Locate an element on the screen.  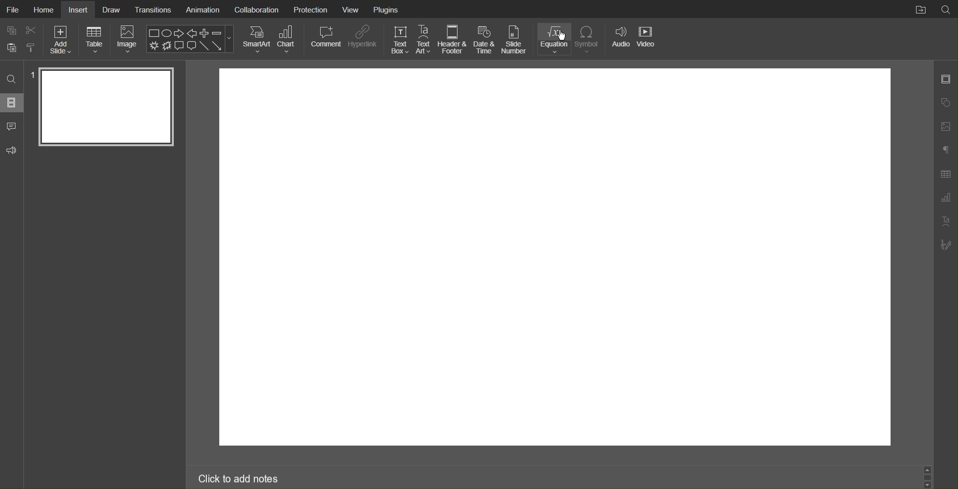
Text Box is located at coordinates (398, 39).